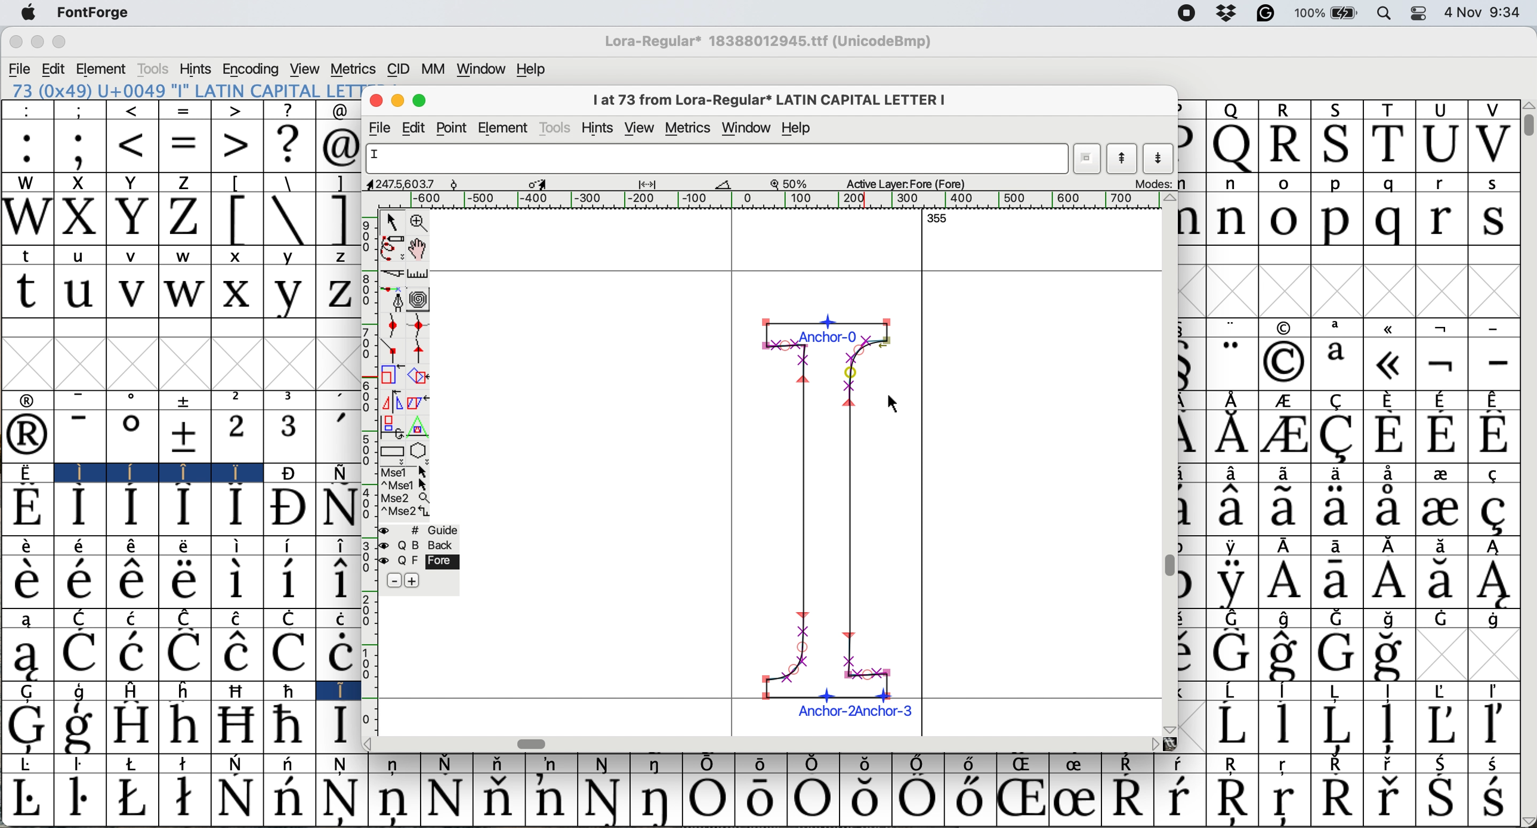 The height and width of the screenshot is (828, 1537). Describe the element at coordinates (375, 744) in the screenshot. I see `` at that location.